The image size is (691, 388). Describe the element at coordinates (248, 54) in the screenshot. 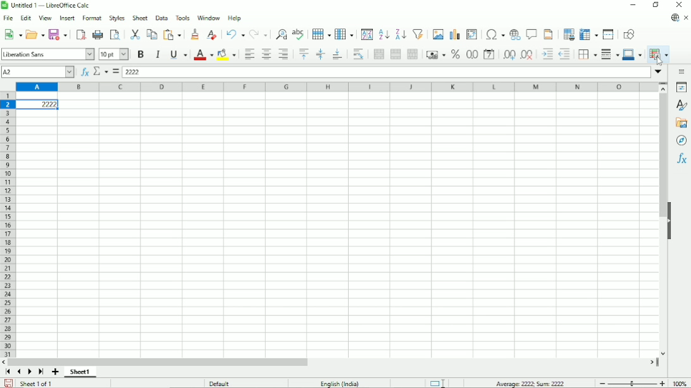

I see `Align left` at that location.